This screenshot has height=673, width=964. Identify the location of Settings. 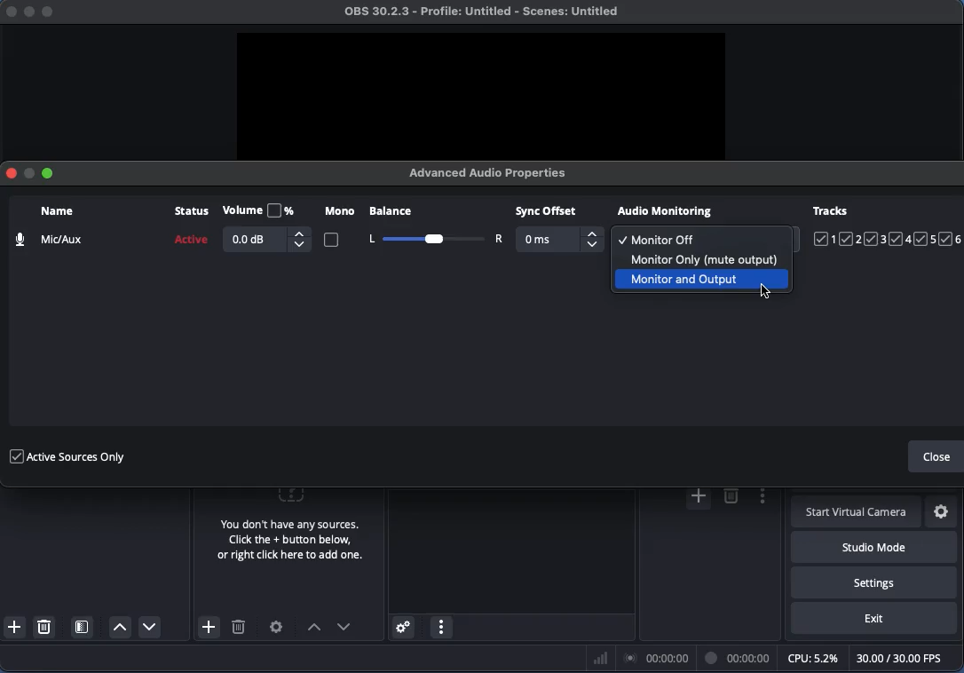
(943, 512).